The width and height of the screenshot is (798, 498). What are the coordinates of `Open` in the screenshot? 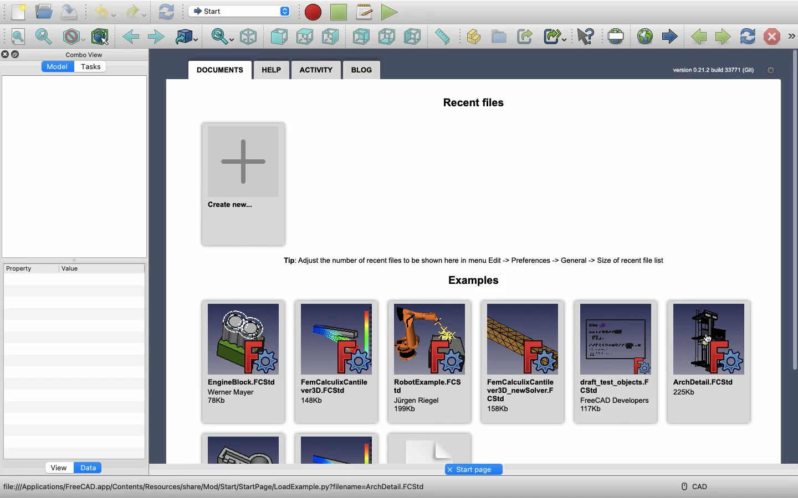 It's located at (44, 11).